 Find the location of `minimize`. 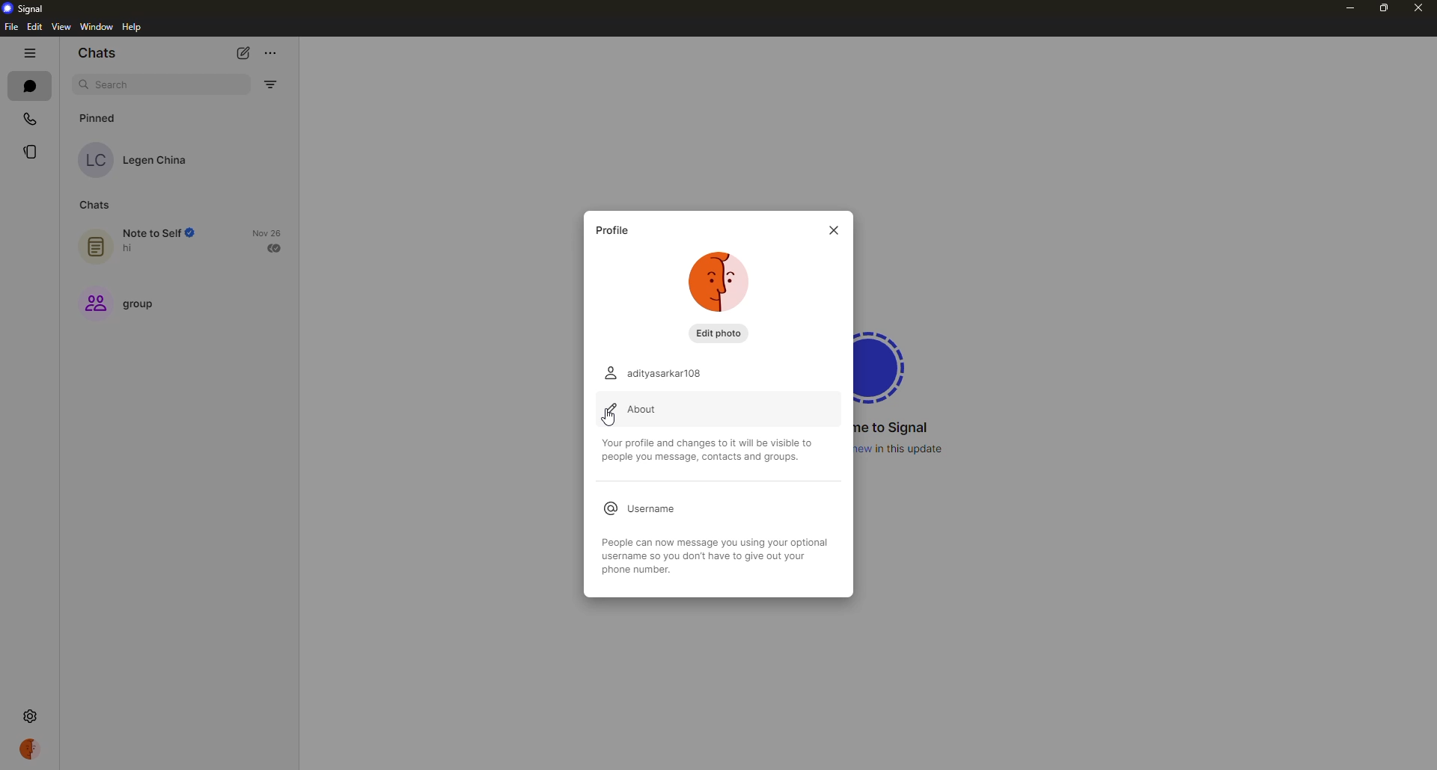

minimize is located at coordinates (1345, 10).